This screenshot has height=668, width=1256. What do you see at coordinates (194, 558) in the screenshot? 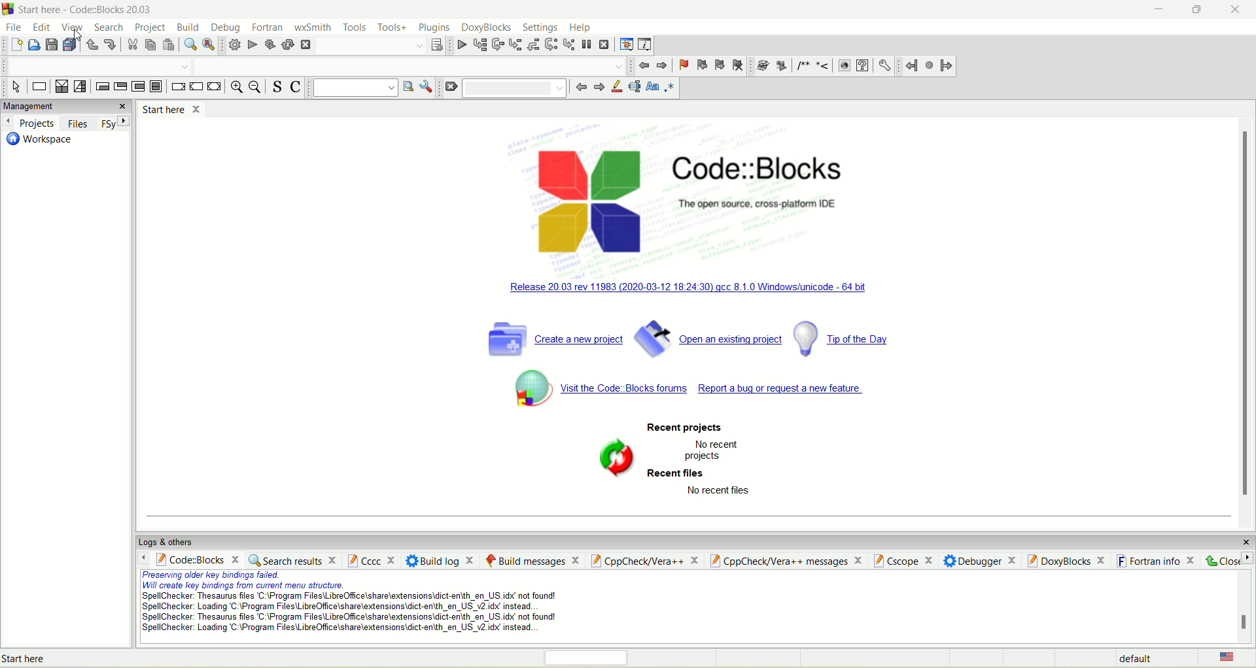
I see `code::block` at bounding box center [194, 558].